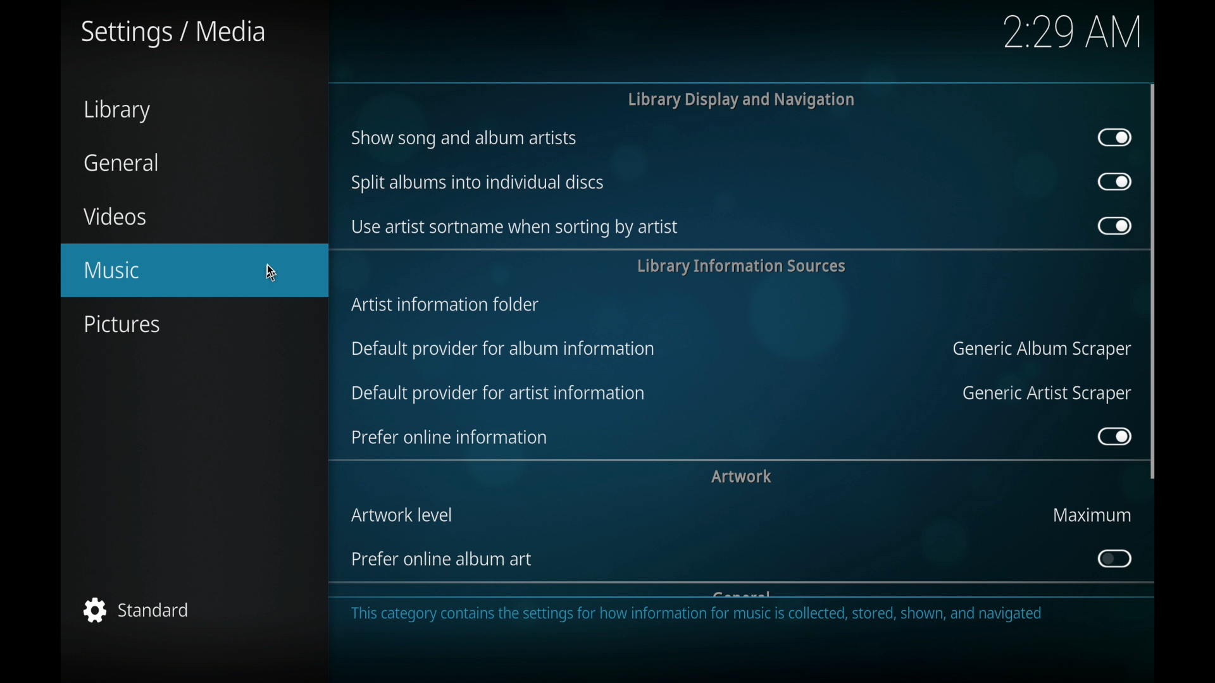  I want to click on library information services, so click(740, 266).